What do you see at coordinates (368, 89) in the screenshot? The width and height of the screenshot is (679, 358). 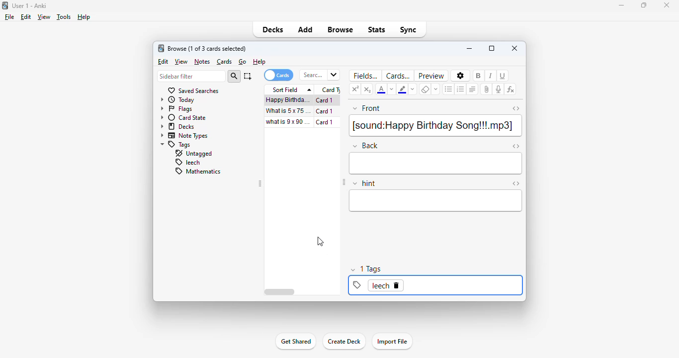 I see `subscript` at bounding box center [368, 89].